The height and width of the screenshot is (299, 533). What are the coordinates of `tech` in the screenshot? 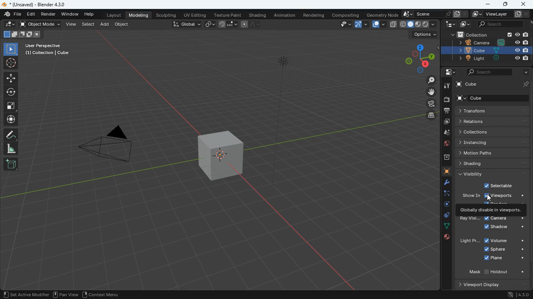 It's located at (448, 25).